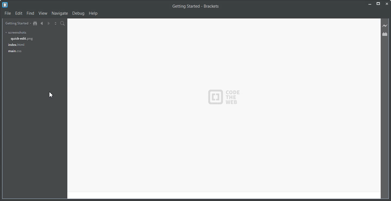 Image resolution: width=391 pixels, height=201 pixels. I want to click on Logo, so click(5, 5).